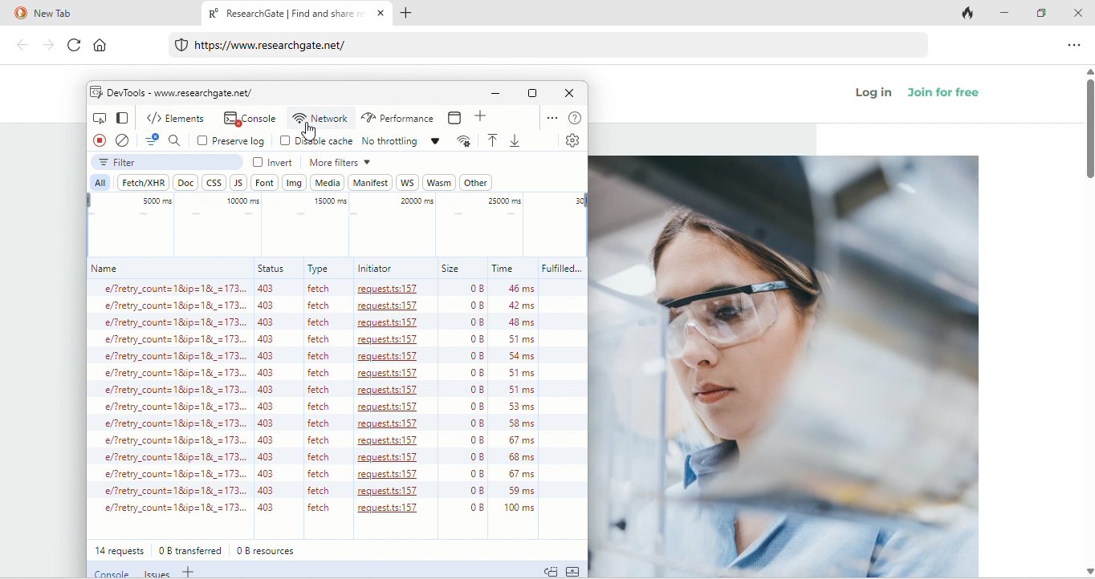 Image resolution: width=1095 pixels, height=579 pixels. I want to click on 14 requests, so click(118, 550).